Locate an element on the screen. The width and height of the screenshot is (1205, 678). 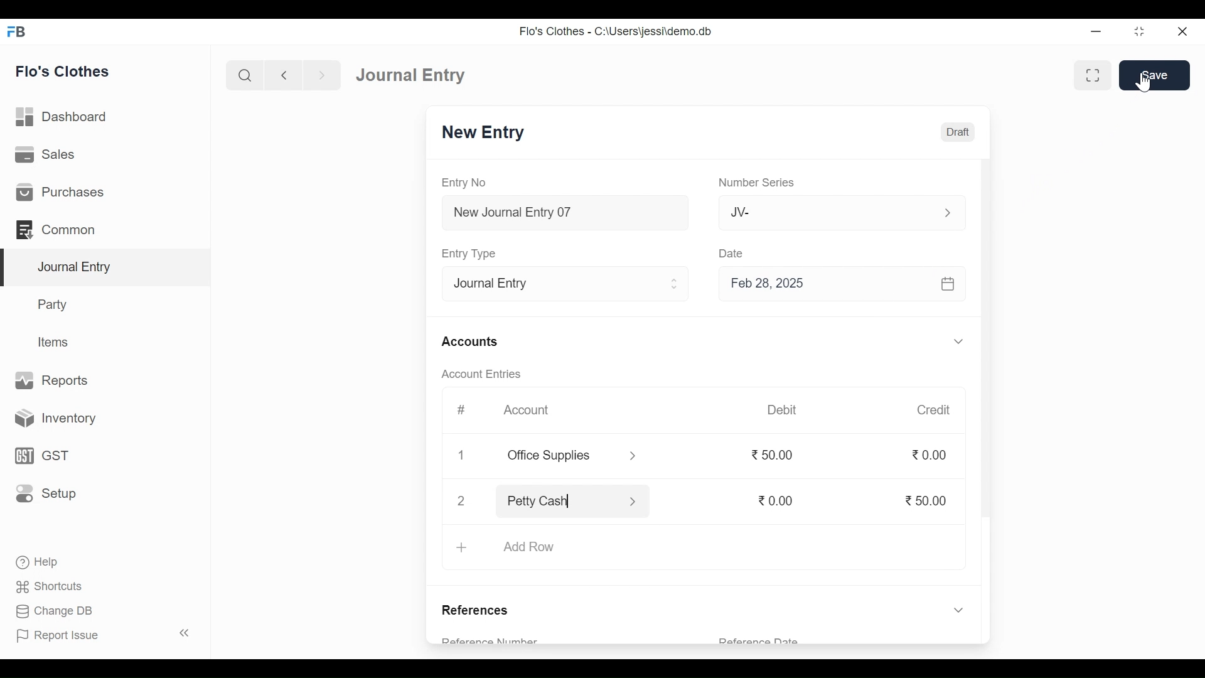
Journal Entry is located at coordinates (415, 75).